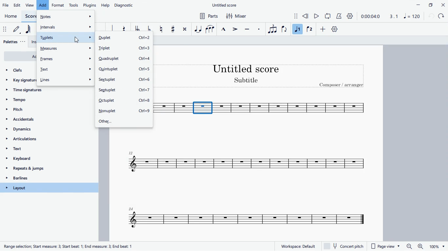 The height and width of the screenshot is (251, 448). What do you see at coordinates (431, 16) in the screenshot?
I see `back` at bounding box center [431, 16].